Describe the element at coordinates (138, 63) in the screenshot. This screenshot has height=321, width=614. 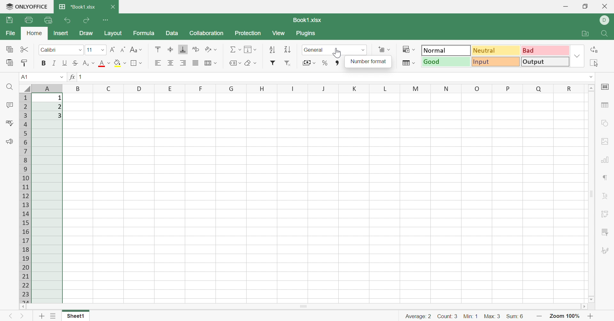
I see `Border` at that location.